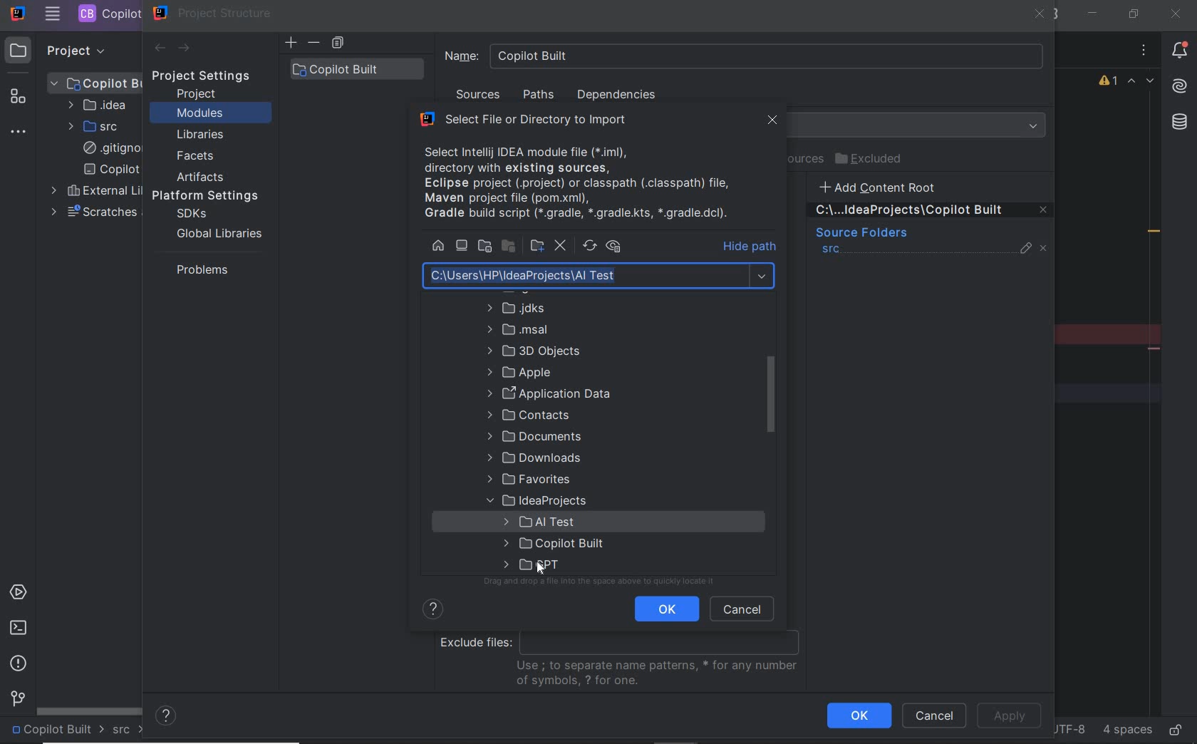  I want to click on apply, so click(1009, 716).